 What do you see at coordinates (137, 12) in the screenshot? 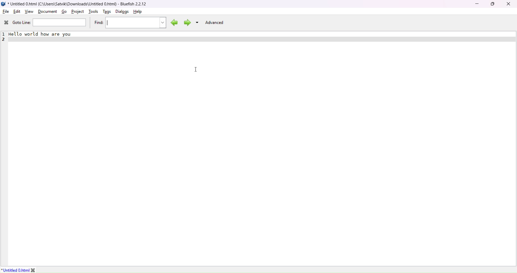
I see `help` at bounding box center [137, 12].